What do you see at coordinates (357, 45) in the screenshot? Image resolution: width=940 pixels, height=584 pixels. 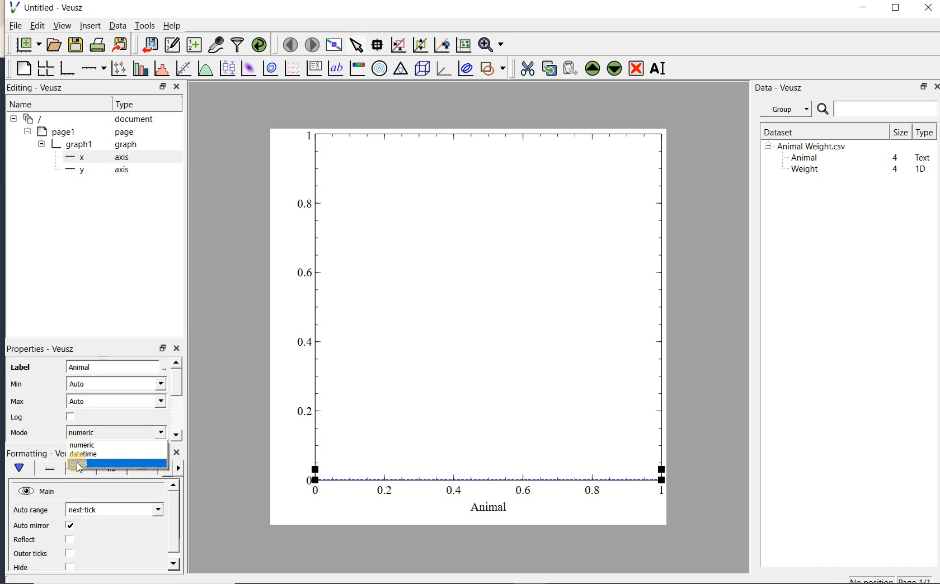 I see `select items from the graph or scroll` at bounding box center [357, 45].